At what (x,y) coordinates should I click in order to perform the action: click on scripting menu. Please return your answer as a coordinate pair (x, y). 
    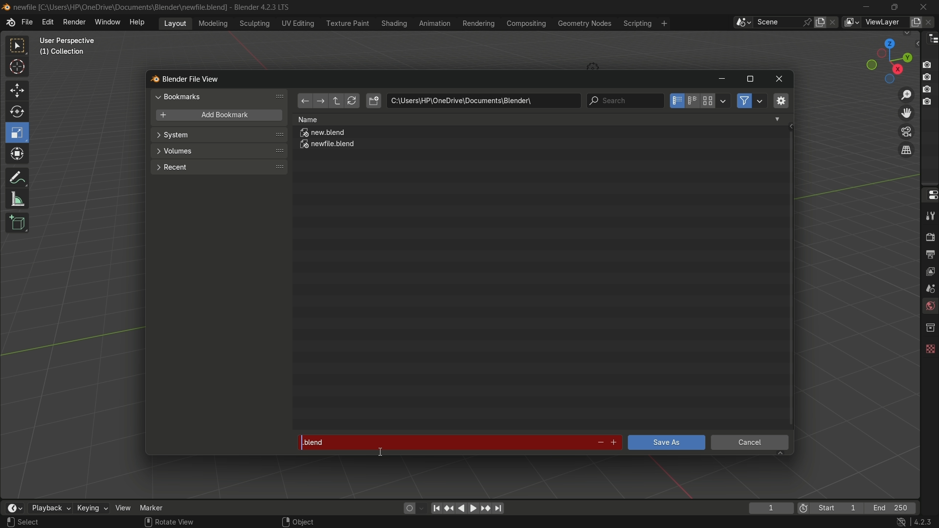
    Looking at the image, I should click on (636, 23).